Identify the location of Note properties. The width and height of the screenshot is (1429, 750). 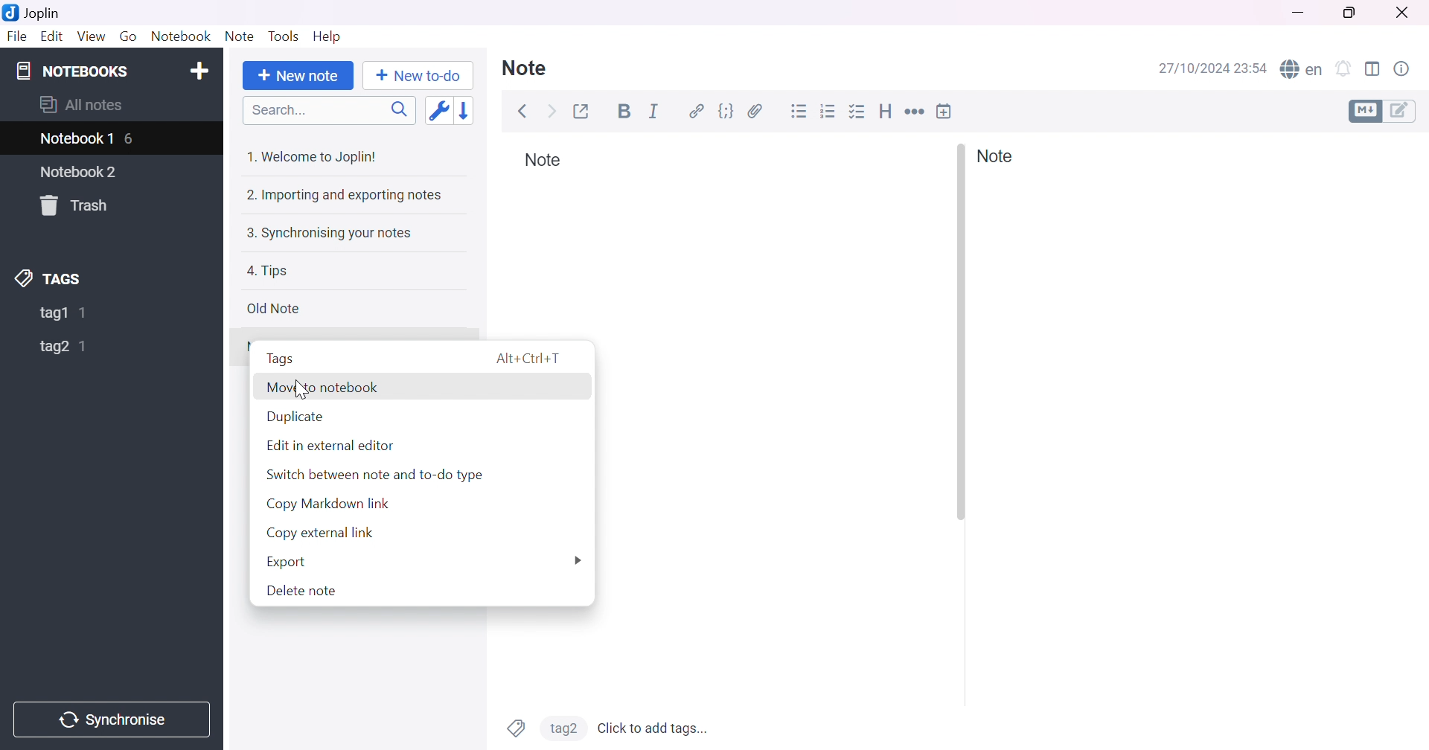
(1406, 68).